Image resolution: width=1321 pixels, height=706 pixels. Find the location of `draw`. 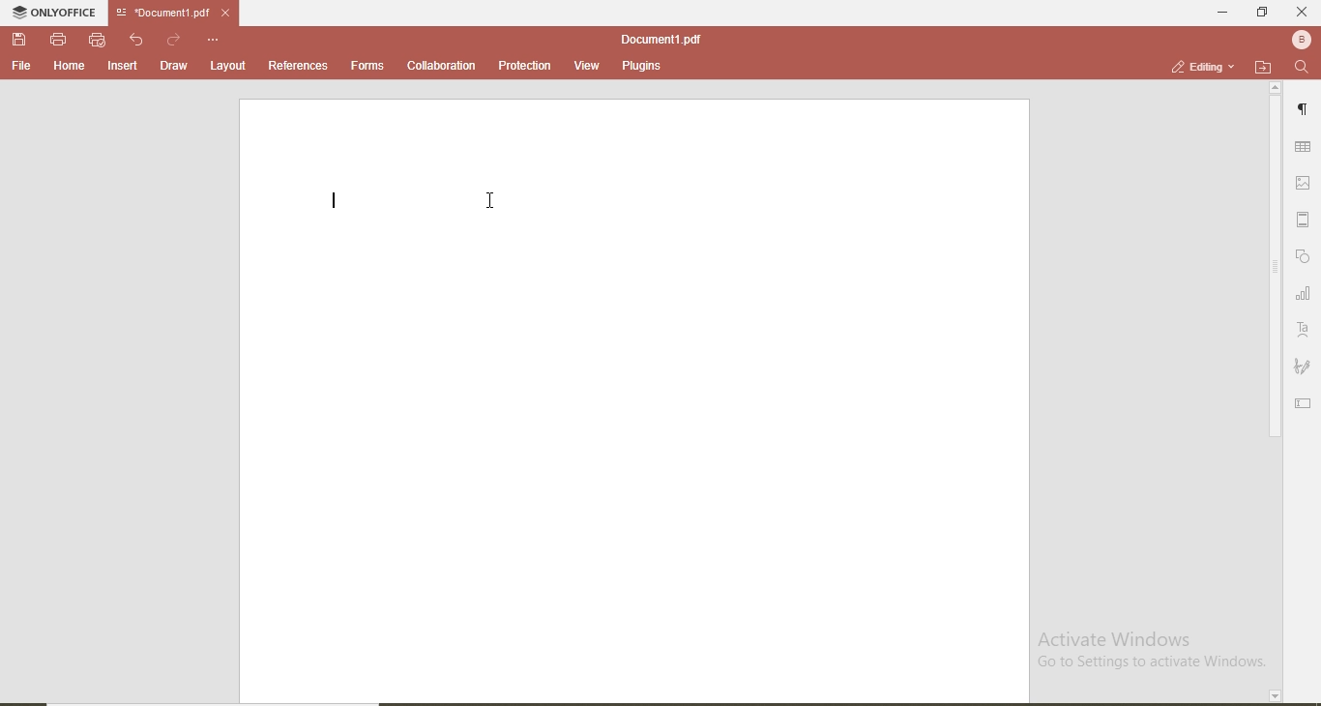

draw is located at coordinates (172, 68).